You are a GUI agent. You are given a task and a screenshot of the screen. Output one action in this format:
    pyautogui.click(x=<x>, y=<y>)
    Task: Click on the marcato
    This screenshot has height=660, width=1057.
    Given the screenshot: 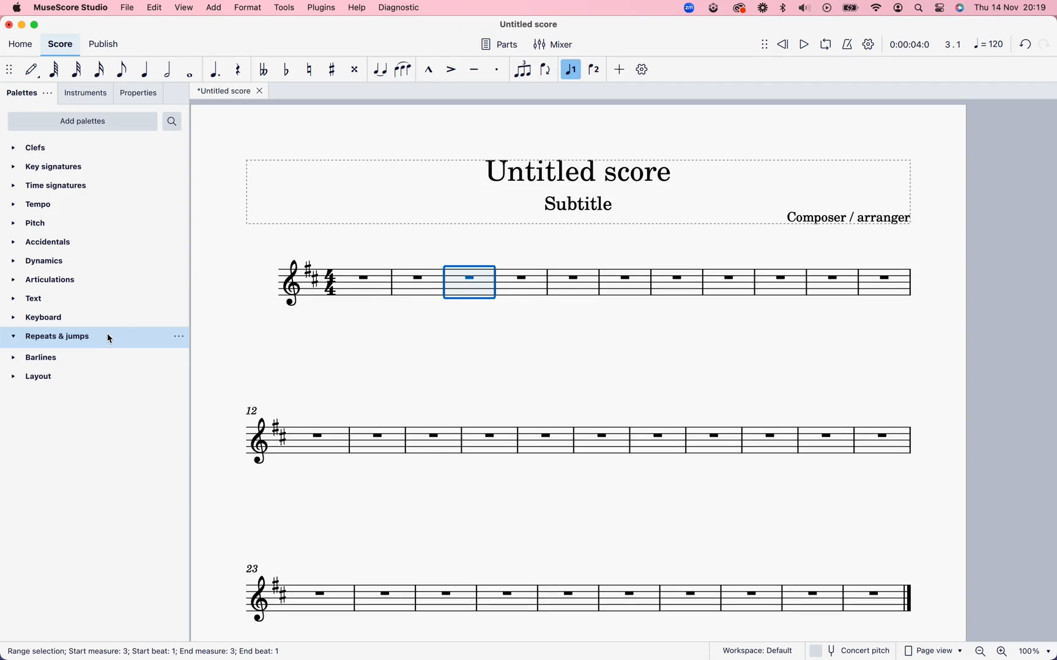 What is the action you would take?
    pyautogui.click(x=429, y=71)
    